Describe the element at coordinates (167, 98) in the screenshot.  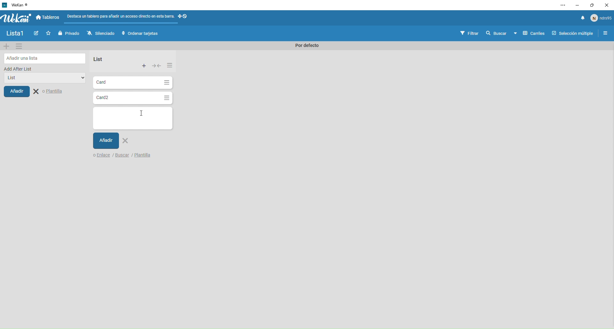
I see `options for card2` at that location.